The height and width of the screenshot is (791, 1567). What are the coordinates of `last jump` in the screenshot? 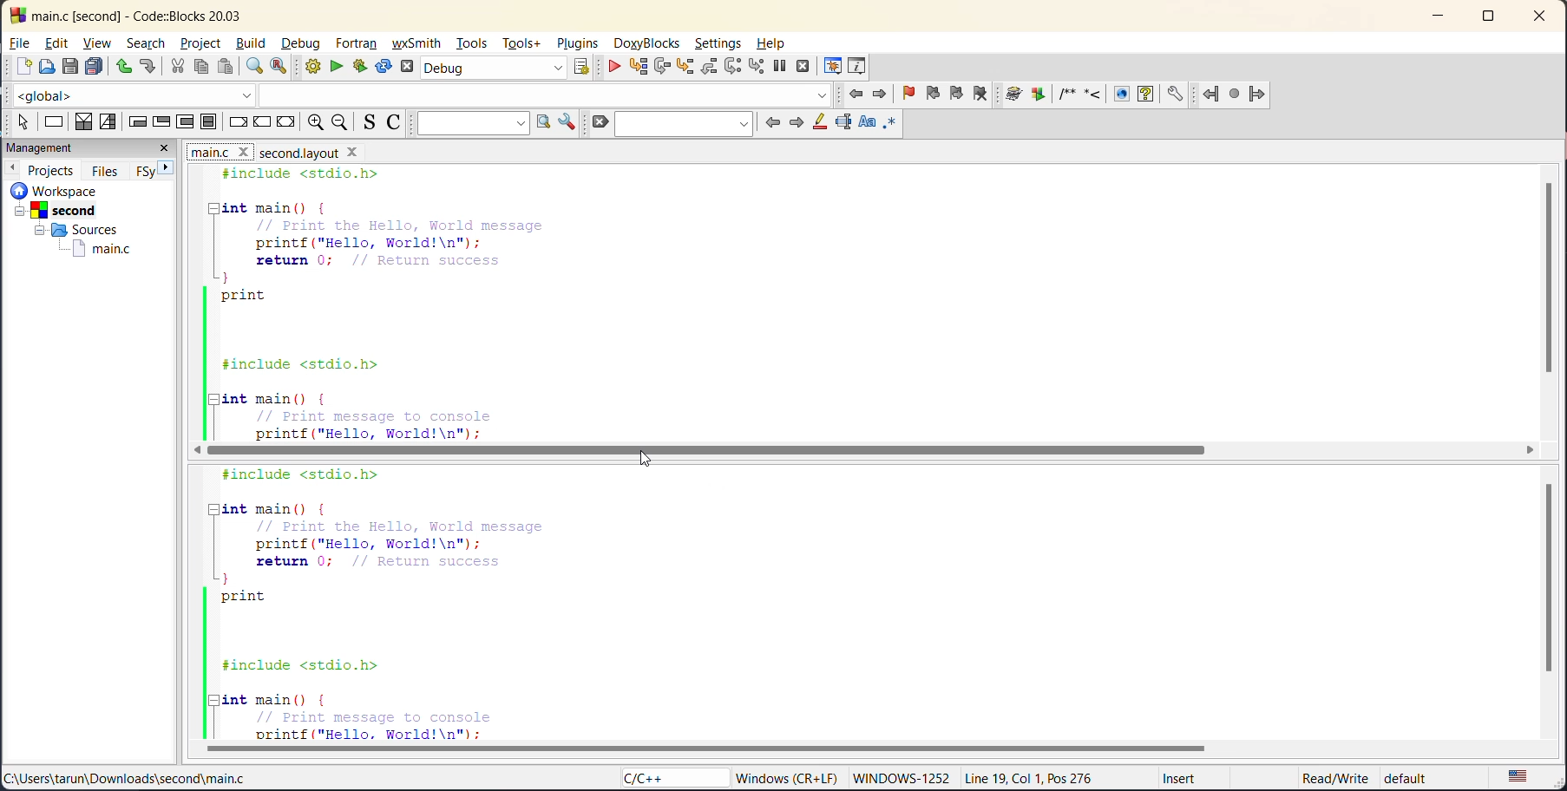 It's located at (1236, 90).